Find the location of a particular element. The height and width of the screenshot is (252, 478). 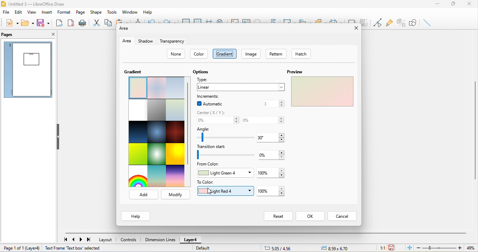

vertical scroll bar is located at coordinates (189, 125).